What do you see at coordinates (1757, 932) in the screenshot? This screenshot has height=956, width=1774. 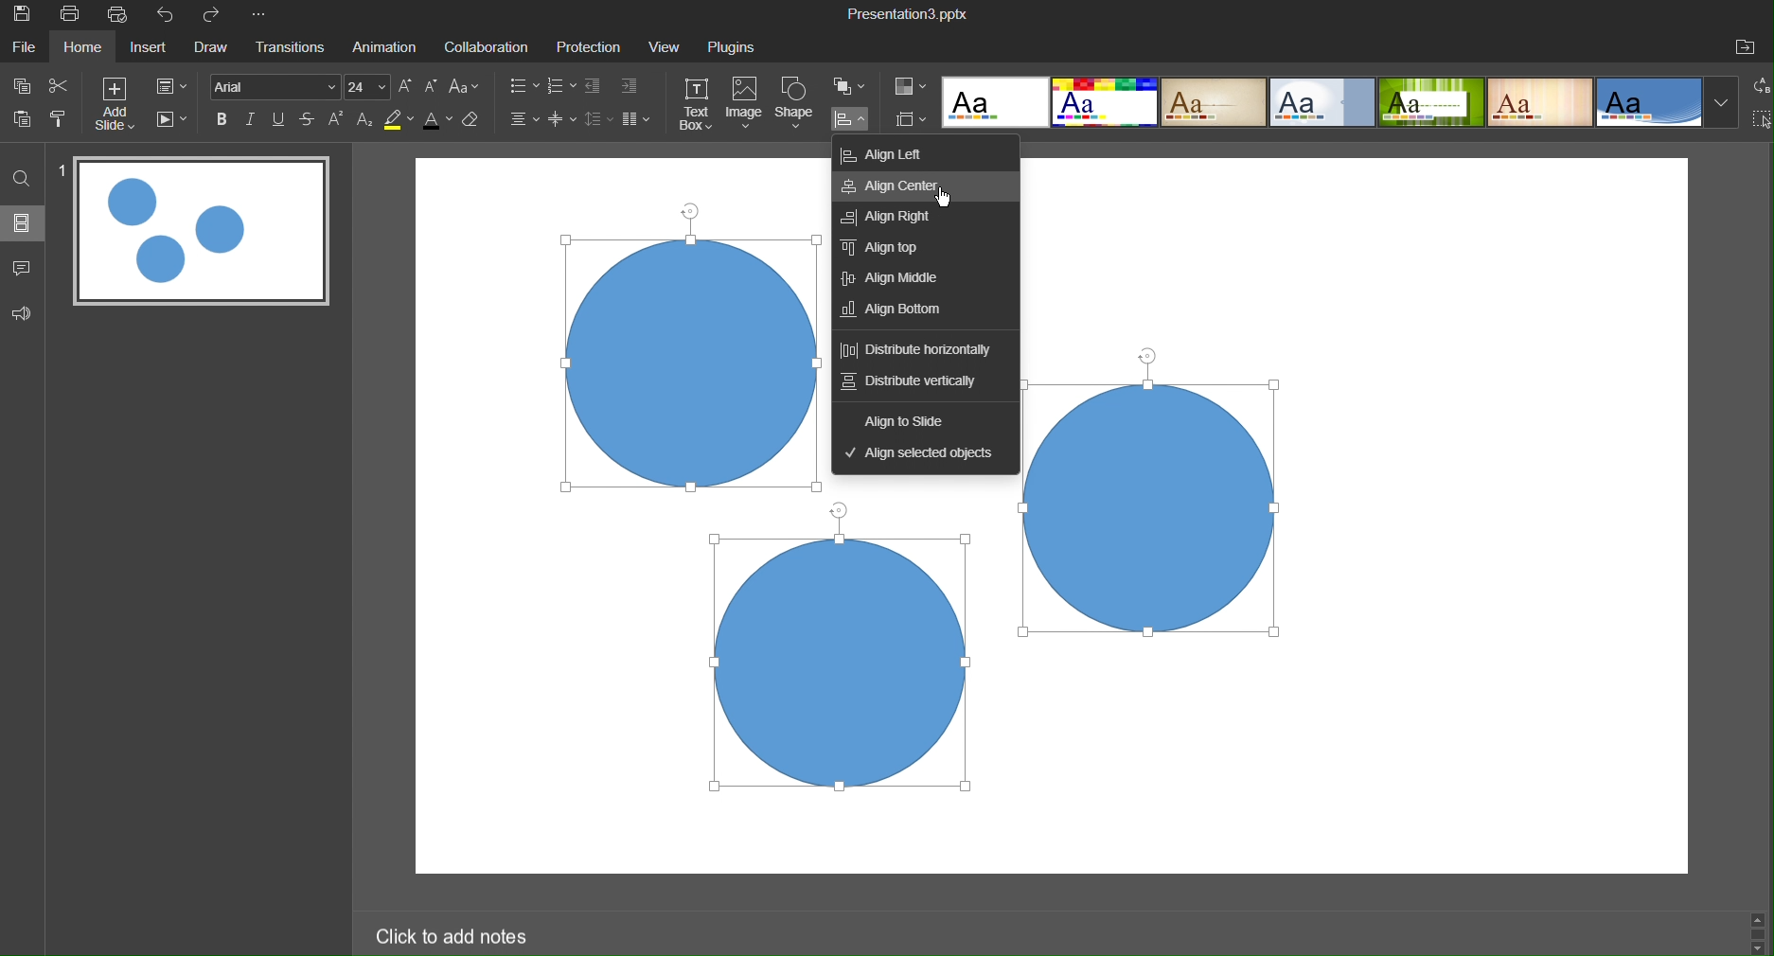 I see `Scroll bar ` at bounding box center [1757, 932].